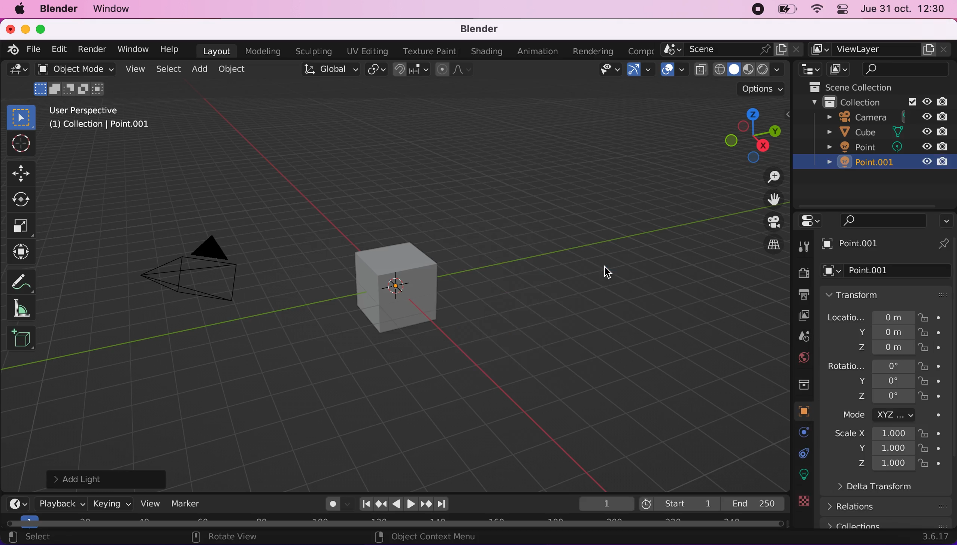 The width and height of the screenshot is (957, 545). I want to click on collections, so click(891, 524).